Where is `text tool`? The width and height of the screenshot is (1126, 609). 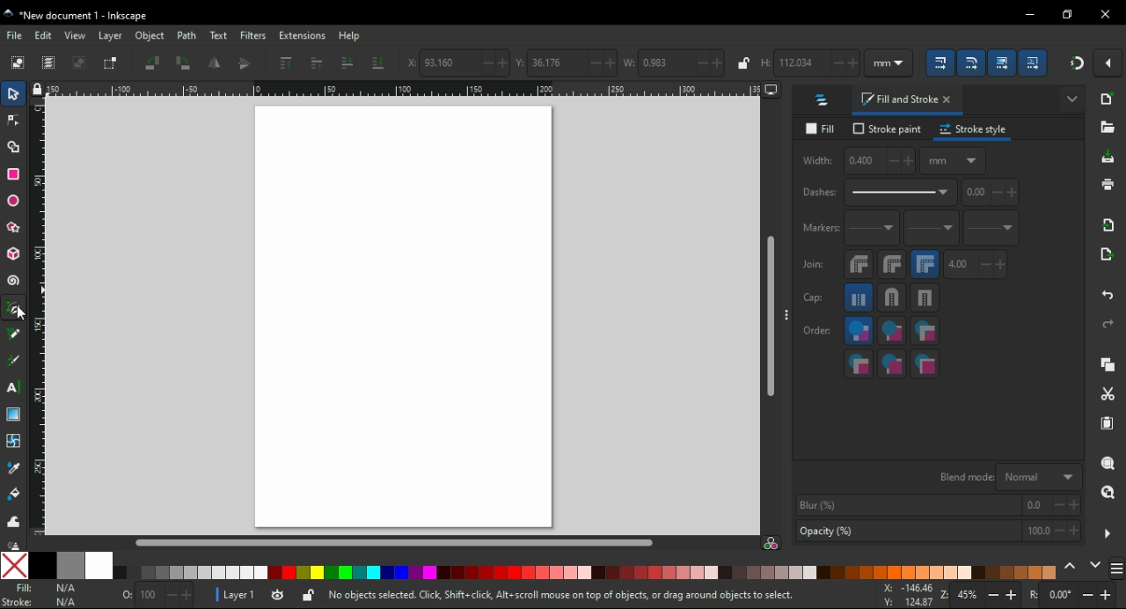
text tool is located at coordinates (13, 387).